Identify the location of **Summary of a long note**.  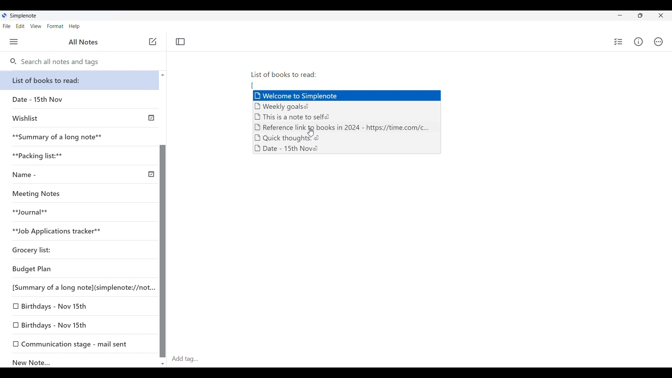
(79, 137).